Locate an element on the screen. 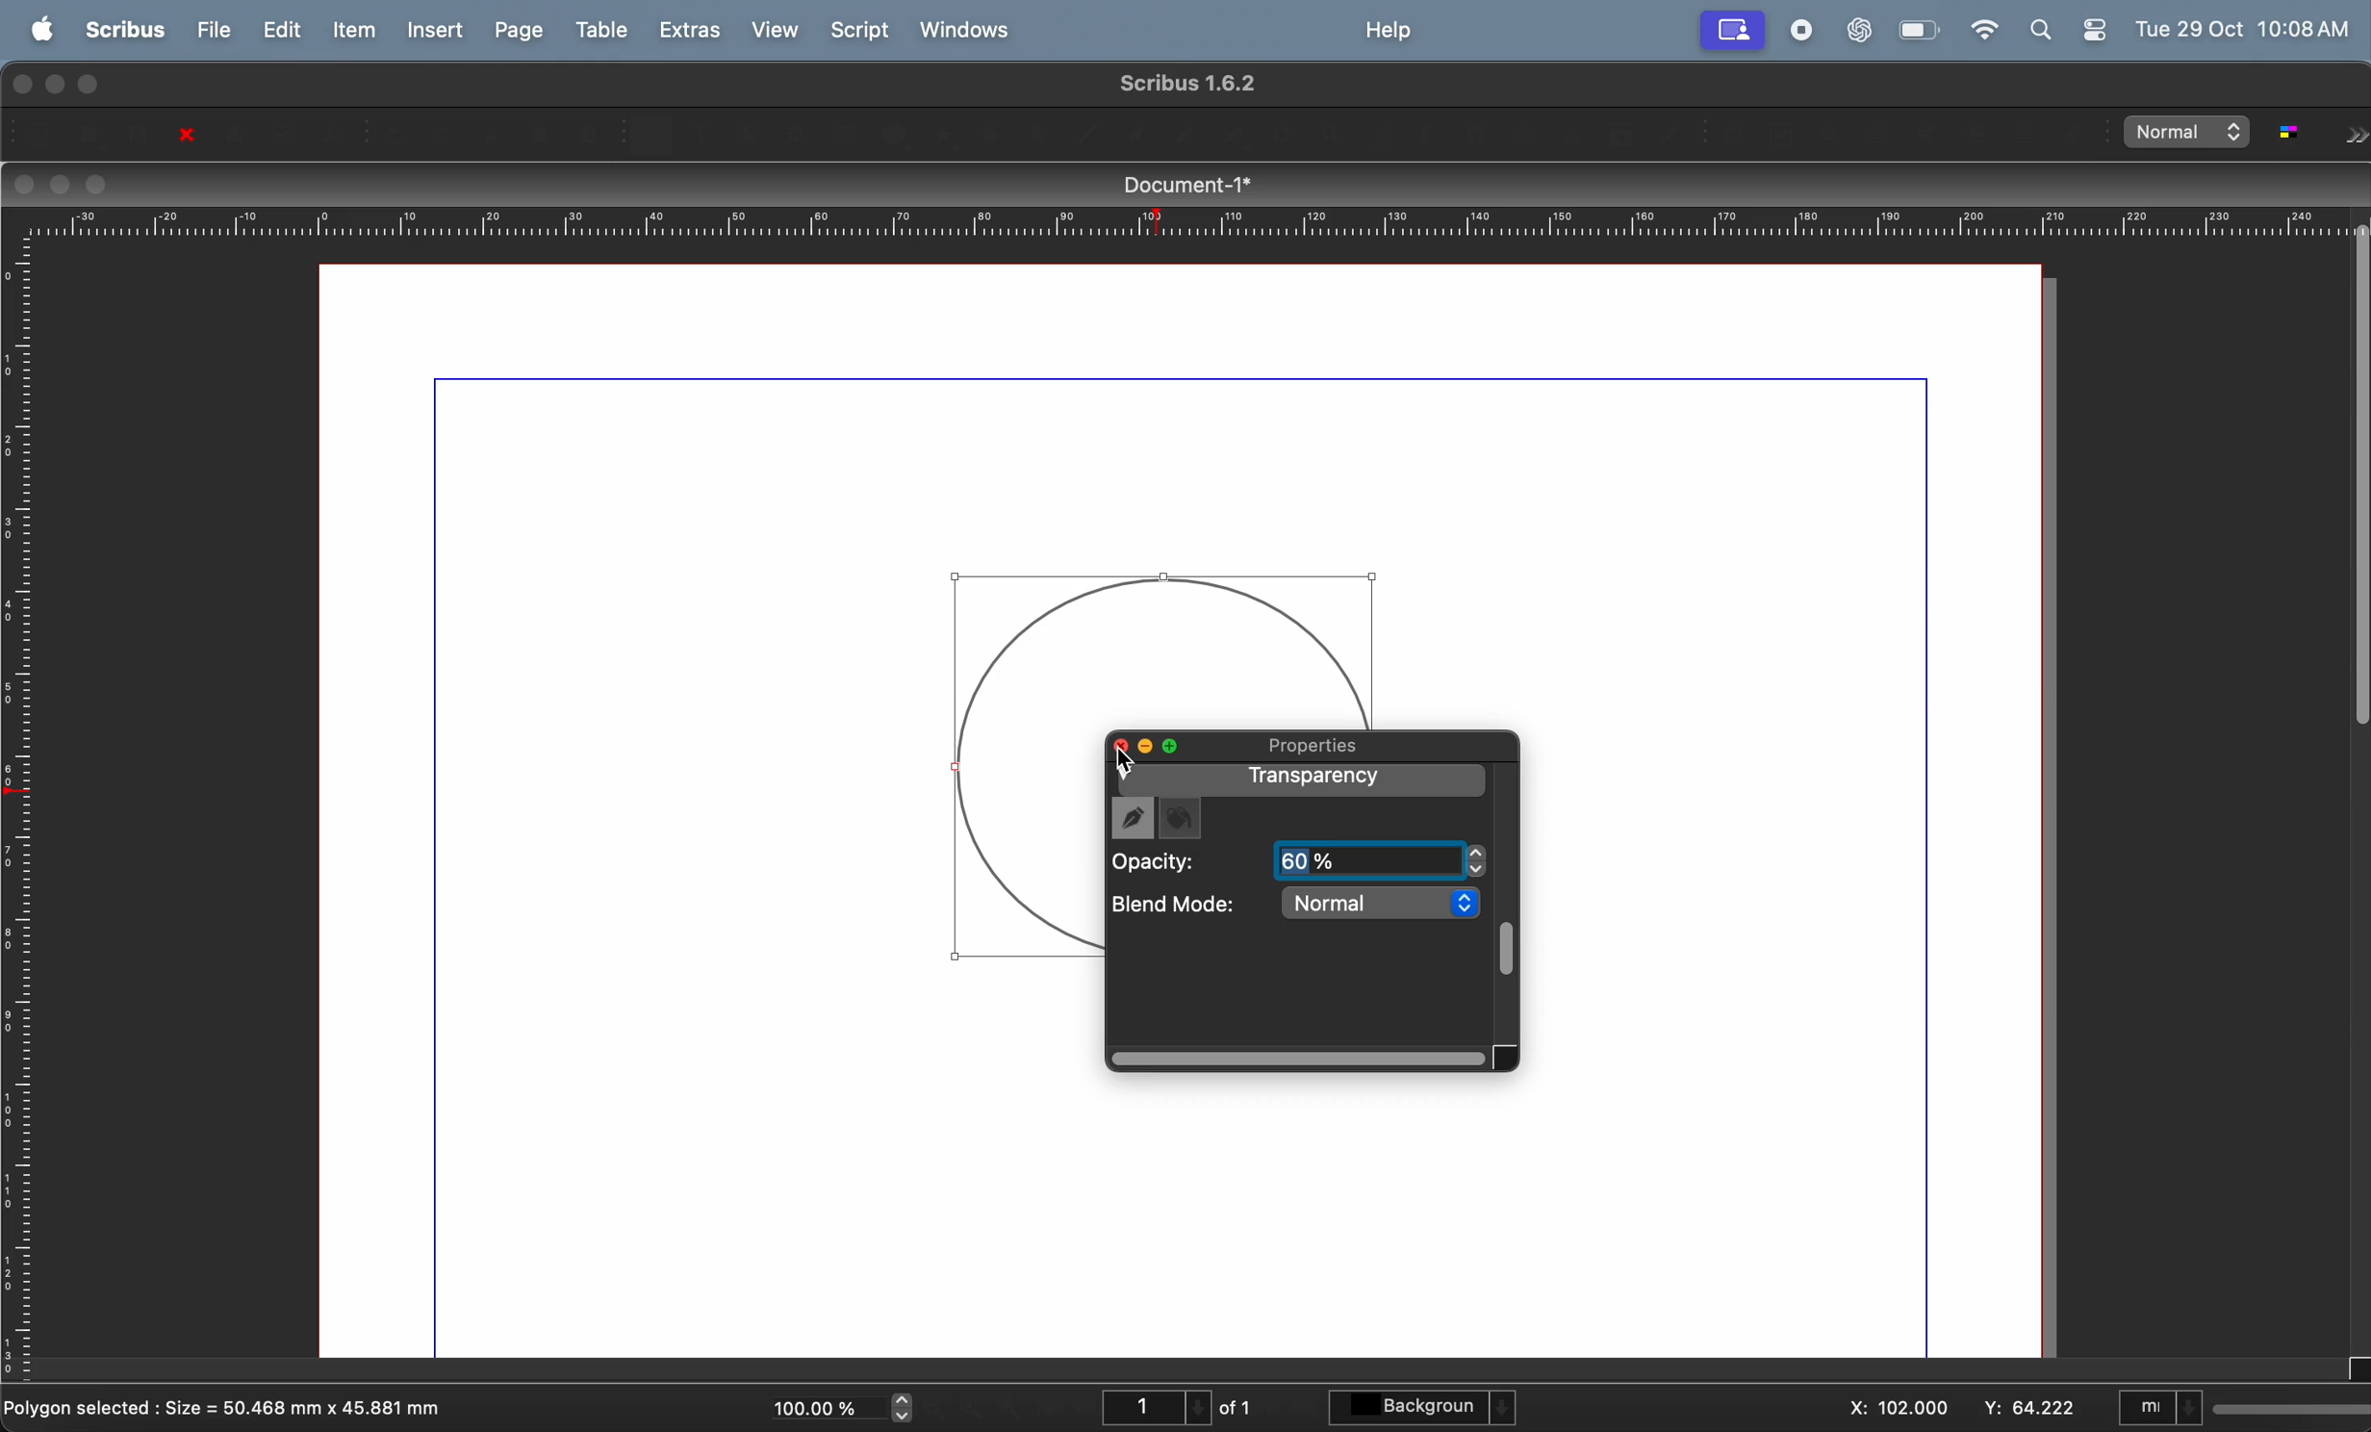  polygon selected is located at coordinates (231, 1404).